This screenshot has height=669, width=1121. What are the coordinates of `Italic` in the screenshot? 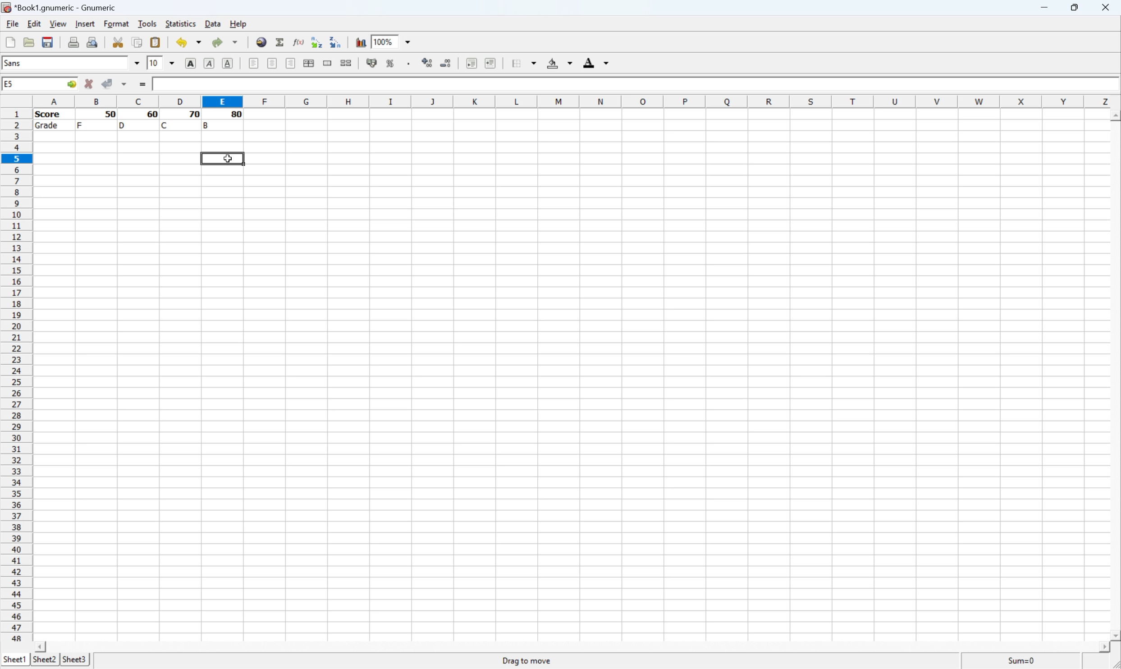 It's located at (207, 64).